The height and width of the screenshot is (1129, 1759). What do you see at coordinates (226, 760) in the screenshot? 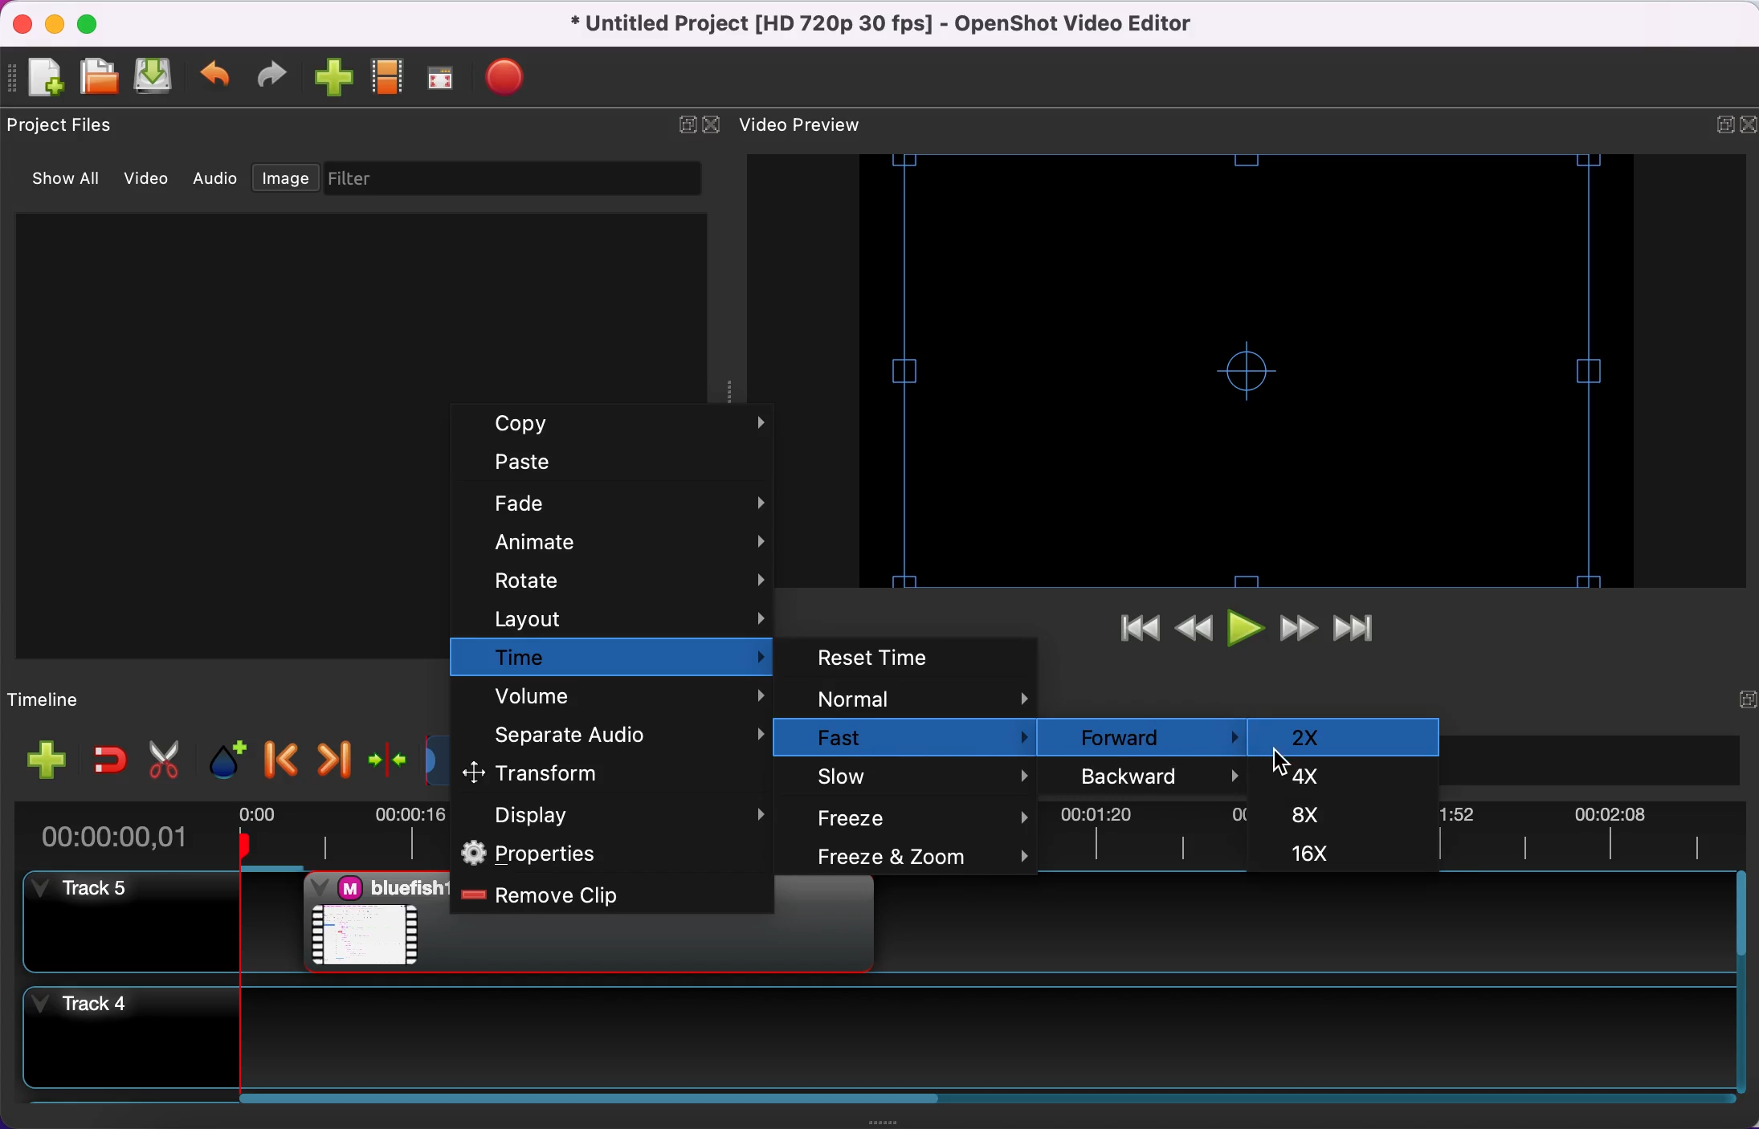
I see `add marker` at bounding box center [226, 760].